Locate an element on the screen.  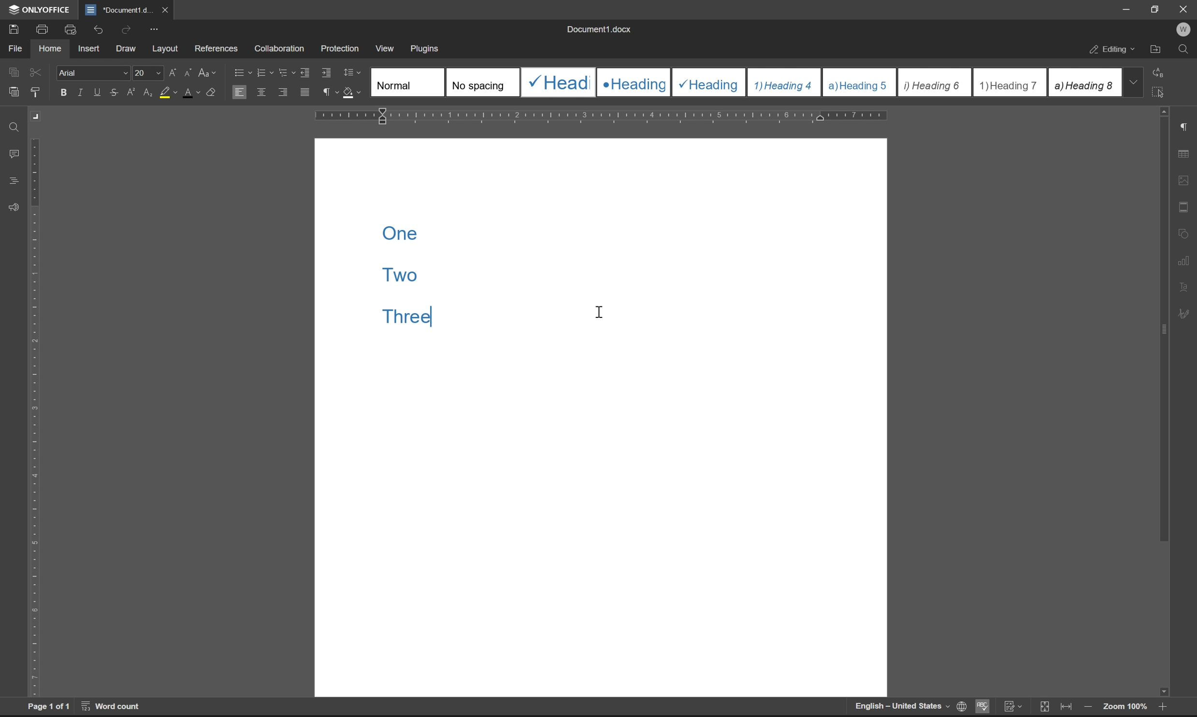
align left is located at coordinates (239, 91).